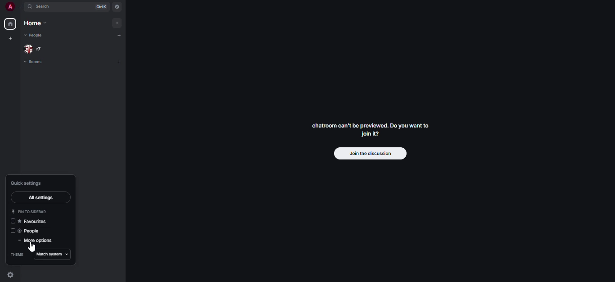  What do you see at coordinates (118, 6) in the screenshot?
I see `navigator` at bounding box center [118, 6].